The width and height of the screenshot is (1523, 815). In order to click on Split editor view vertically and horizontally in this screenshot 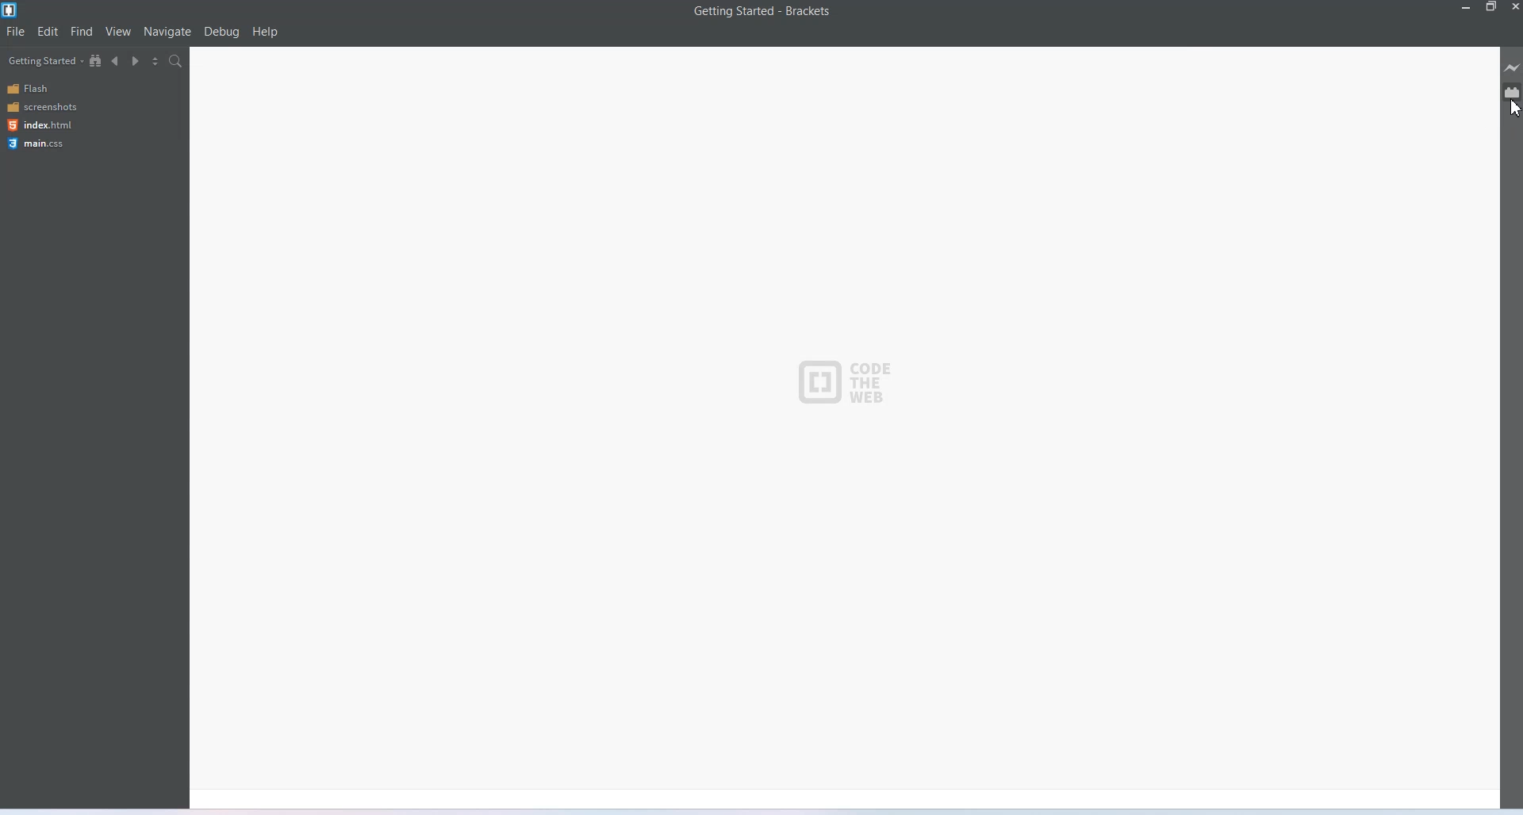, I will do `click(155, 60)`.